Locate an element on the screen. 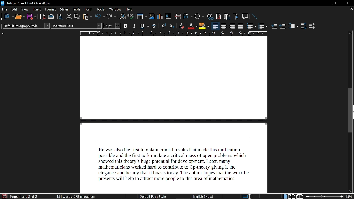 Image resolution: width=354 pixels, height=199 pixels. Erasre is located at coordinates (181, 26).